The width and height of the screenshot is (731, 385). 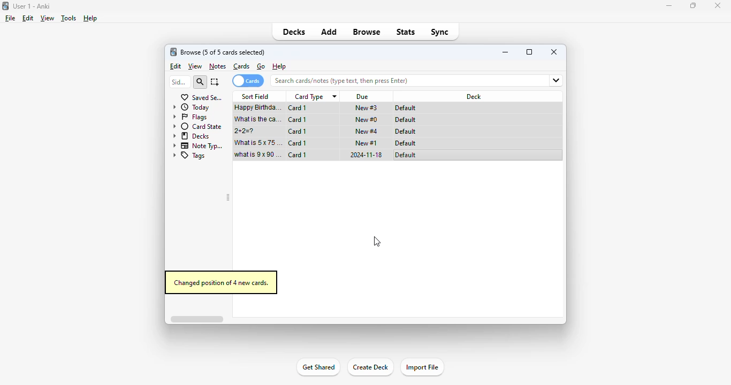 What do you see at coordinates (28, 18) in the screenshot?
I see `edit` at bounding box center [28, 18].